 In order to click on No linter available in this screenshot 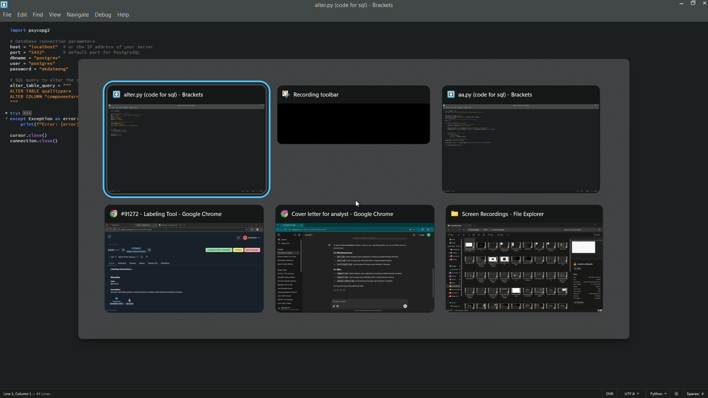, I will do `click(676, 394)`.